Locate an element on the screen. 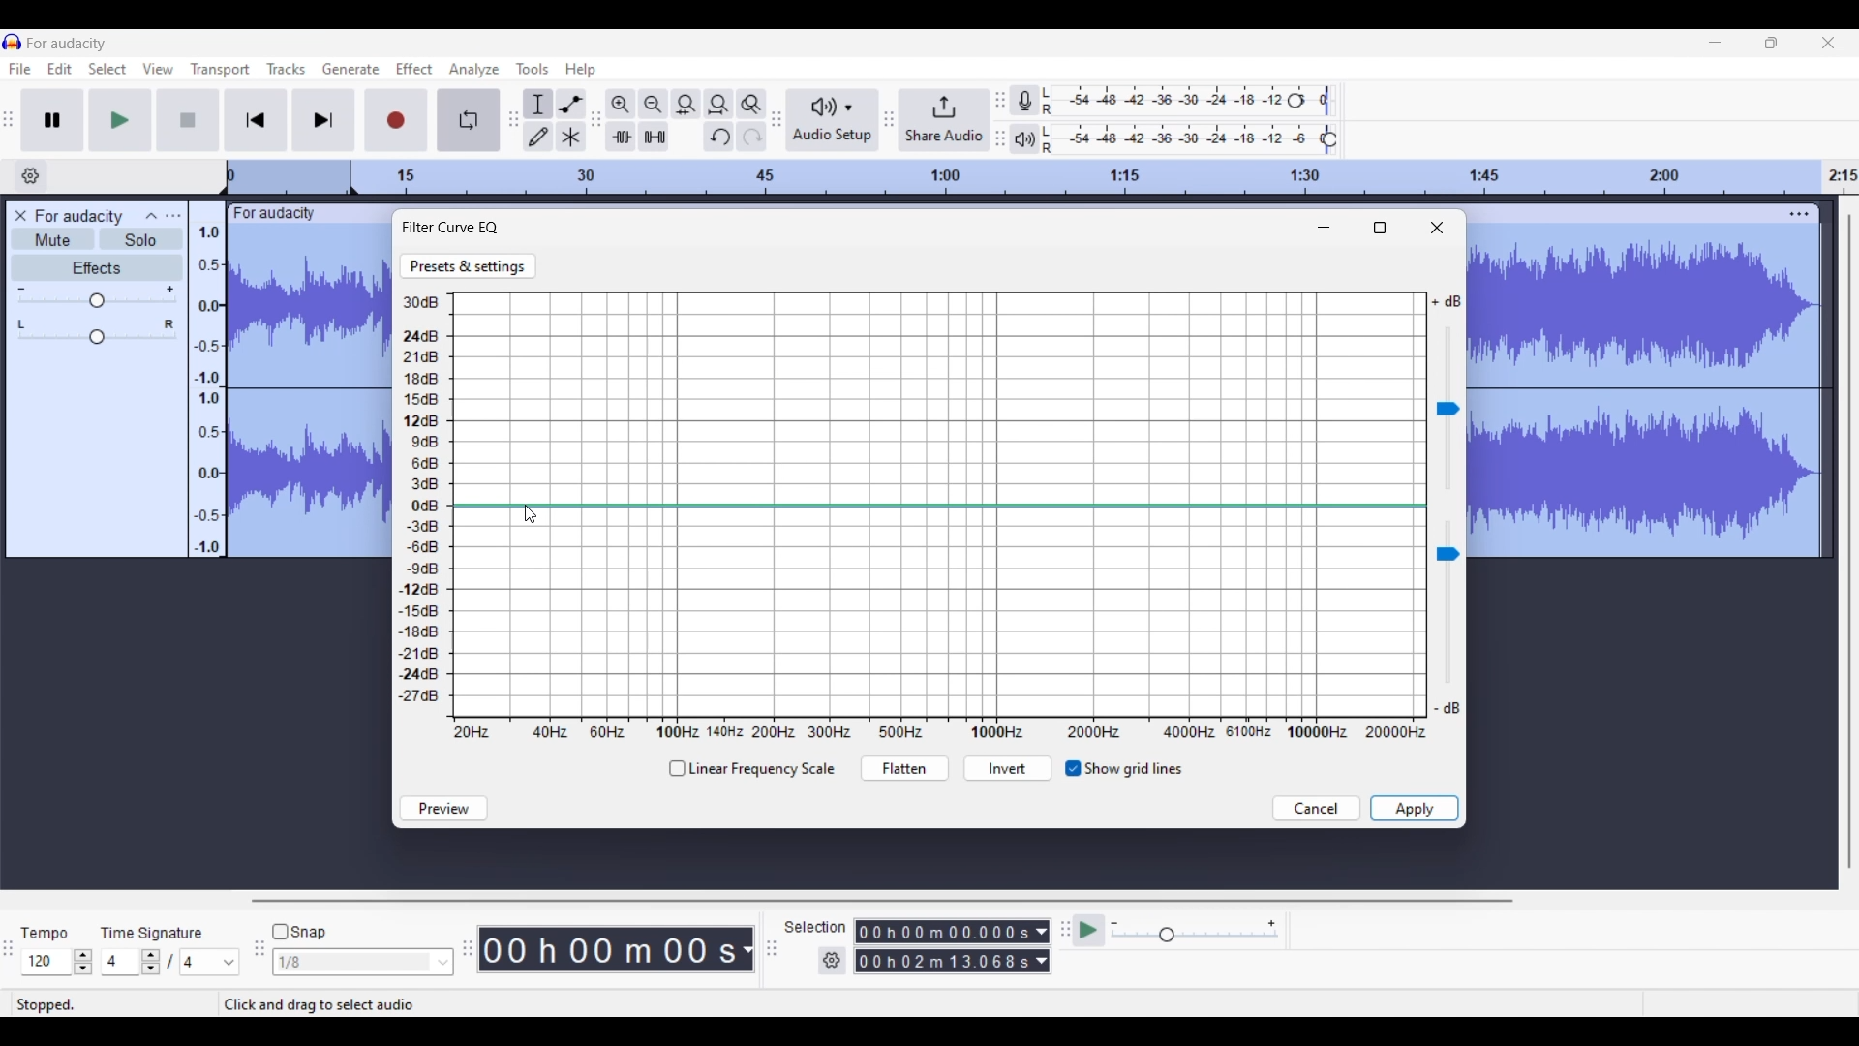 The image size is (1859, 1046). Header space  is located at coordinates (289, 178).